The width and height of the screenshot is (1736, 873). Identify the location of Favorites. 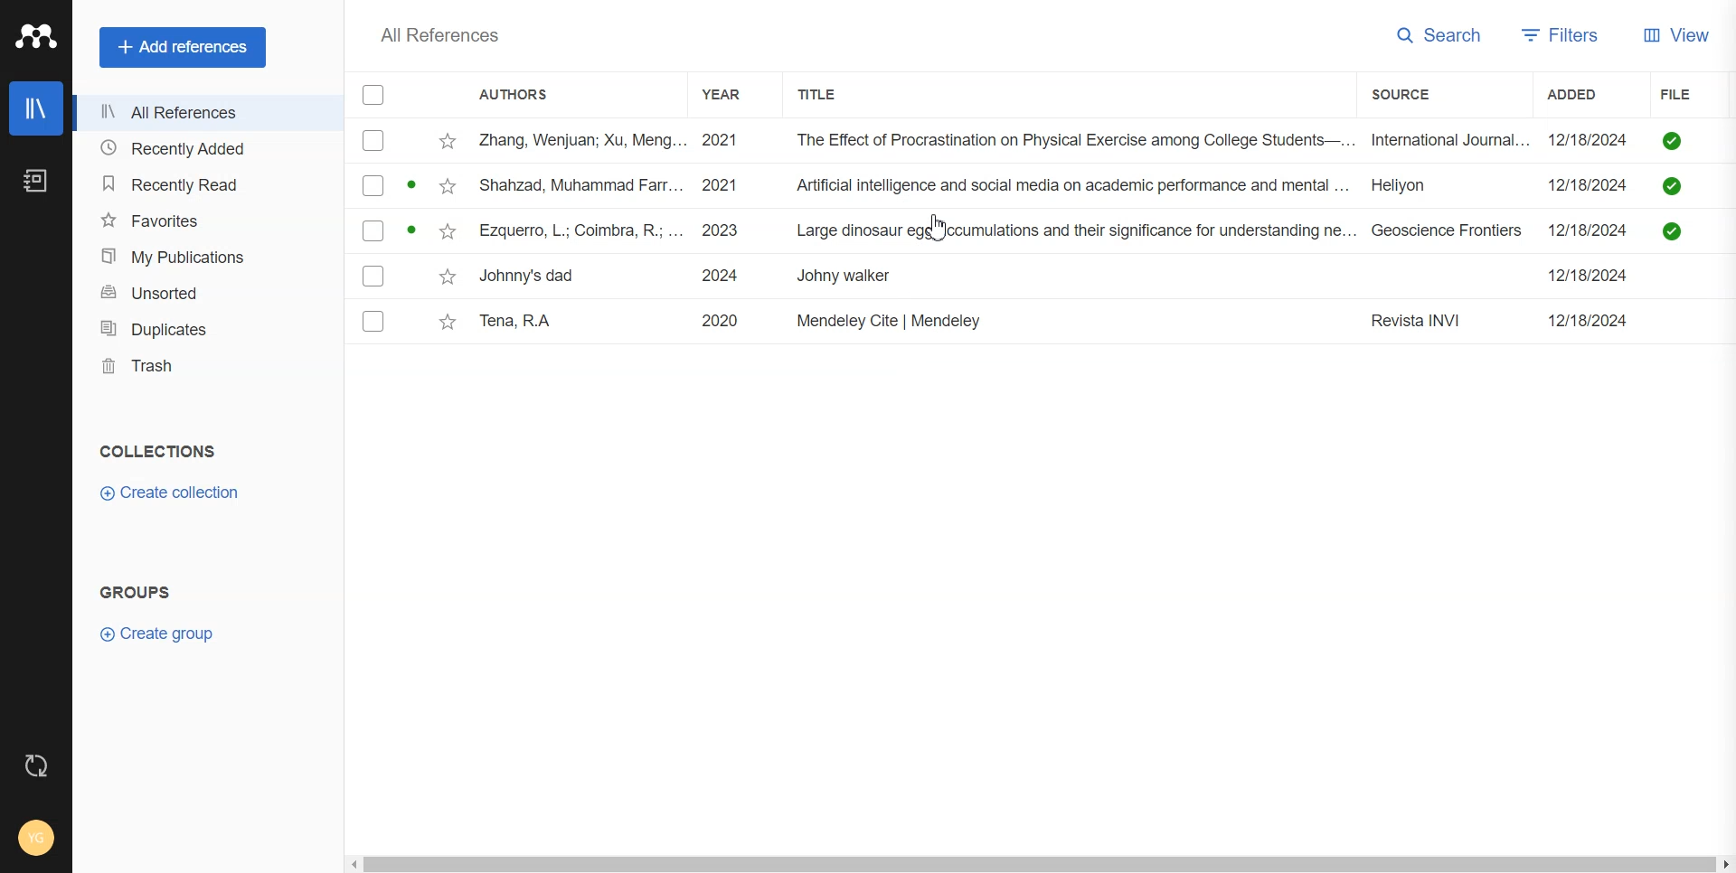
(205, 221).